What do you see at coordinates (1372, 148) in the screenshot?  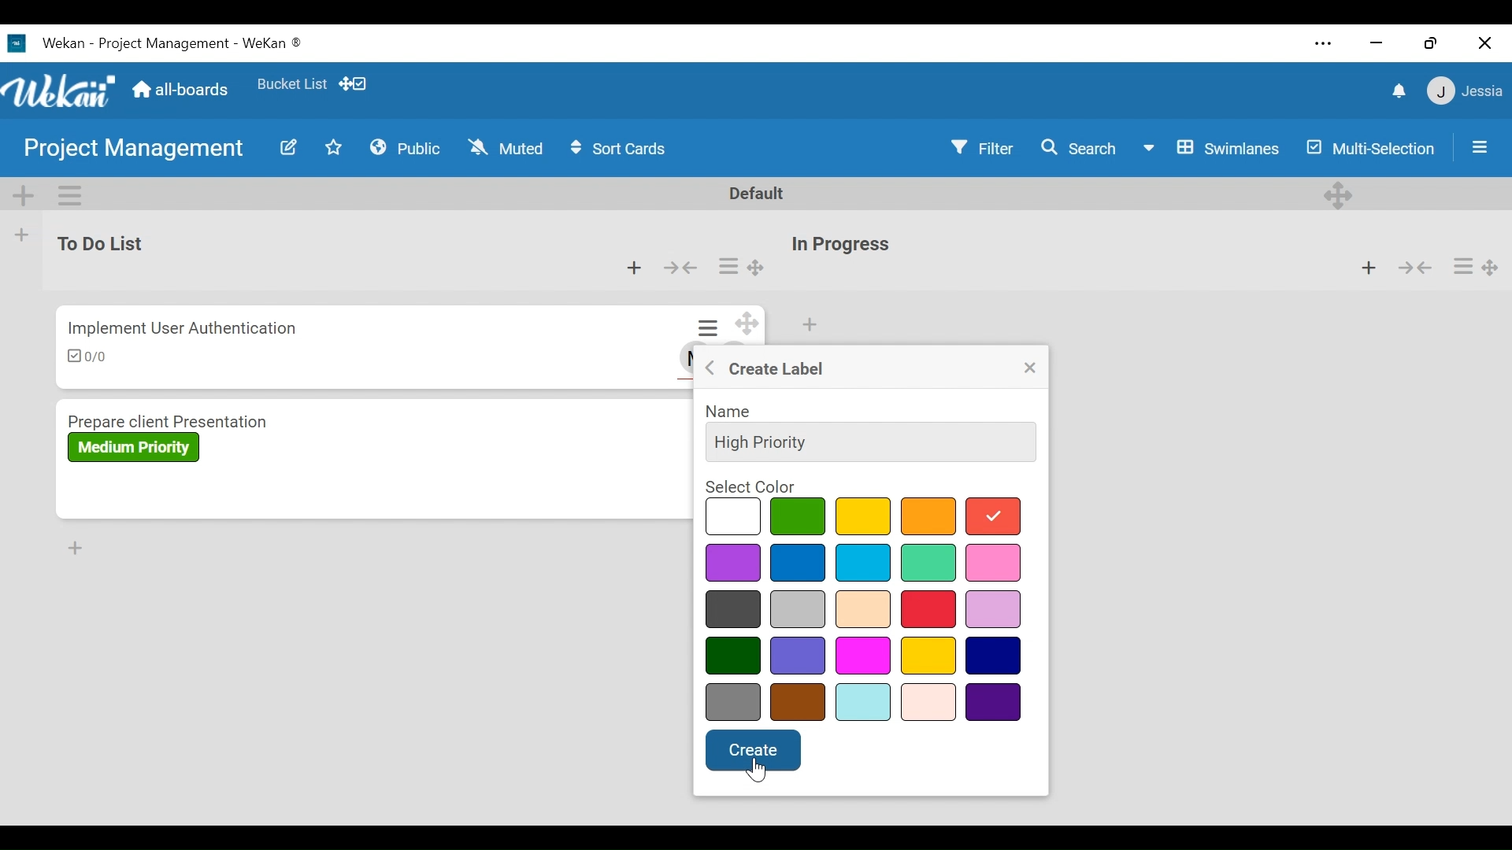 I see `Multi-Selection` at bounding box center [1372, 148].